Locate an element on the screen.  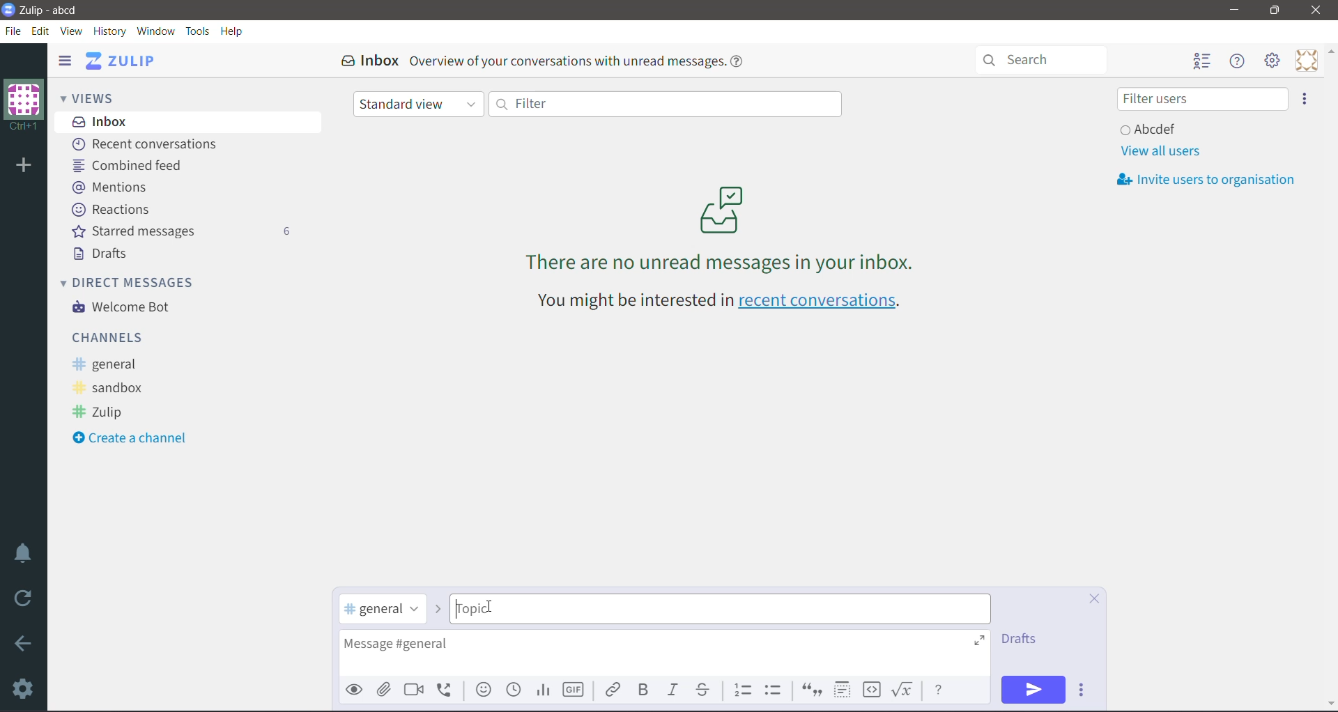
Drafts is located at coordinates (103, 254).